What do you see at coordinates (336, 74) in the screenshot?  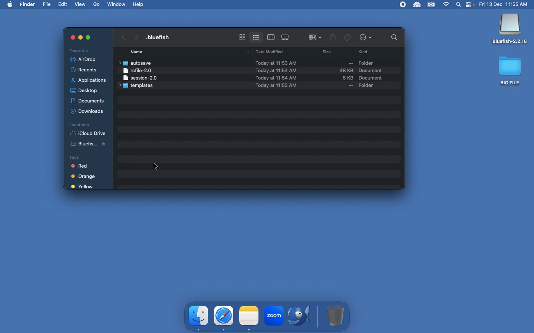 I see `size` at bounding box center [336, 74].